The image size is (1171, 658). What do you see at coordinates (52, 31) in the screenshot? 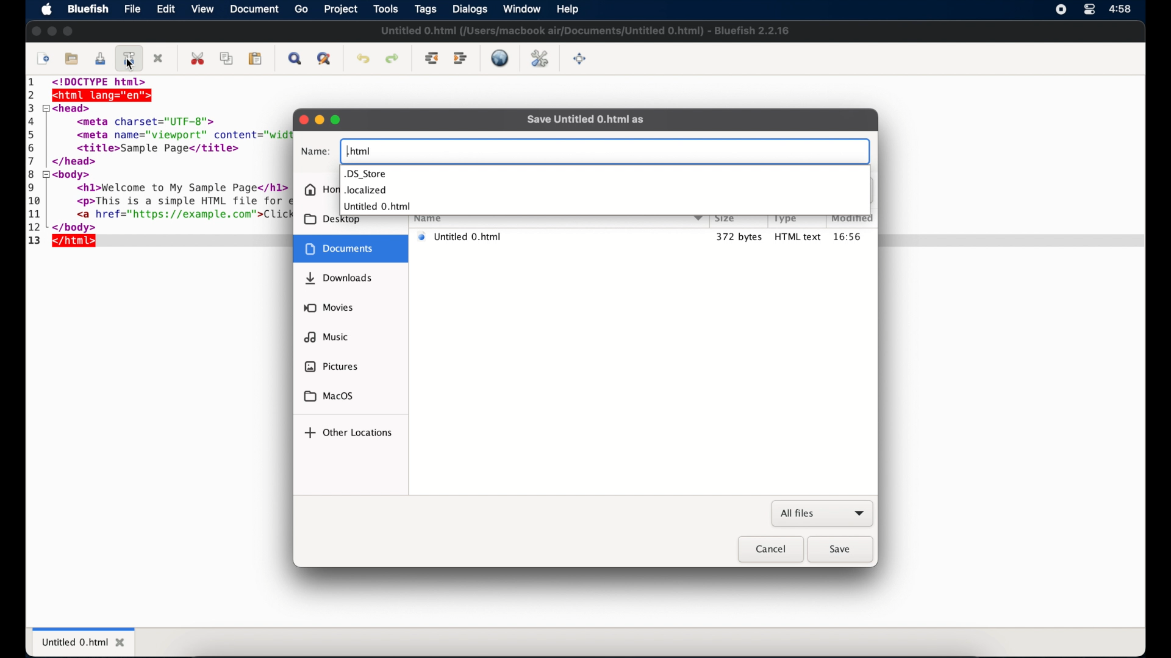
I see `minimize` at bounding box center [52, 31].